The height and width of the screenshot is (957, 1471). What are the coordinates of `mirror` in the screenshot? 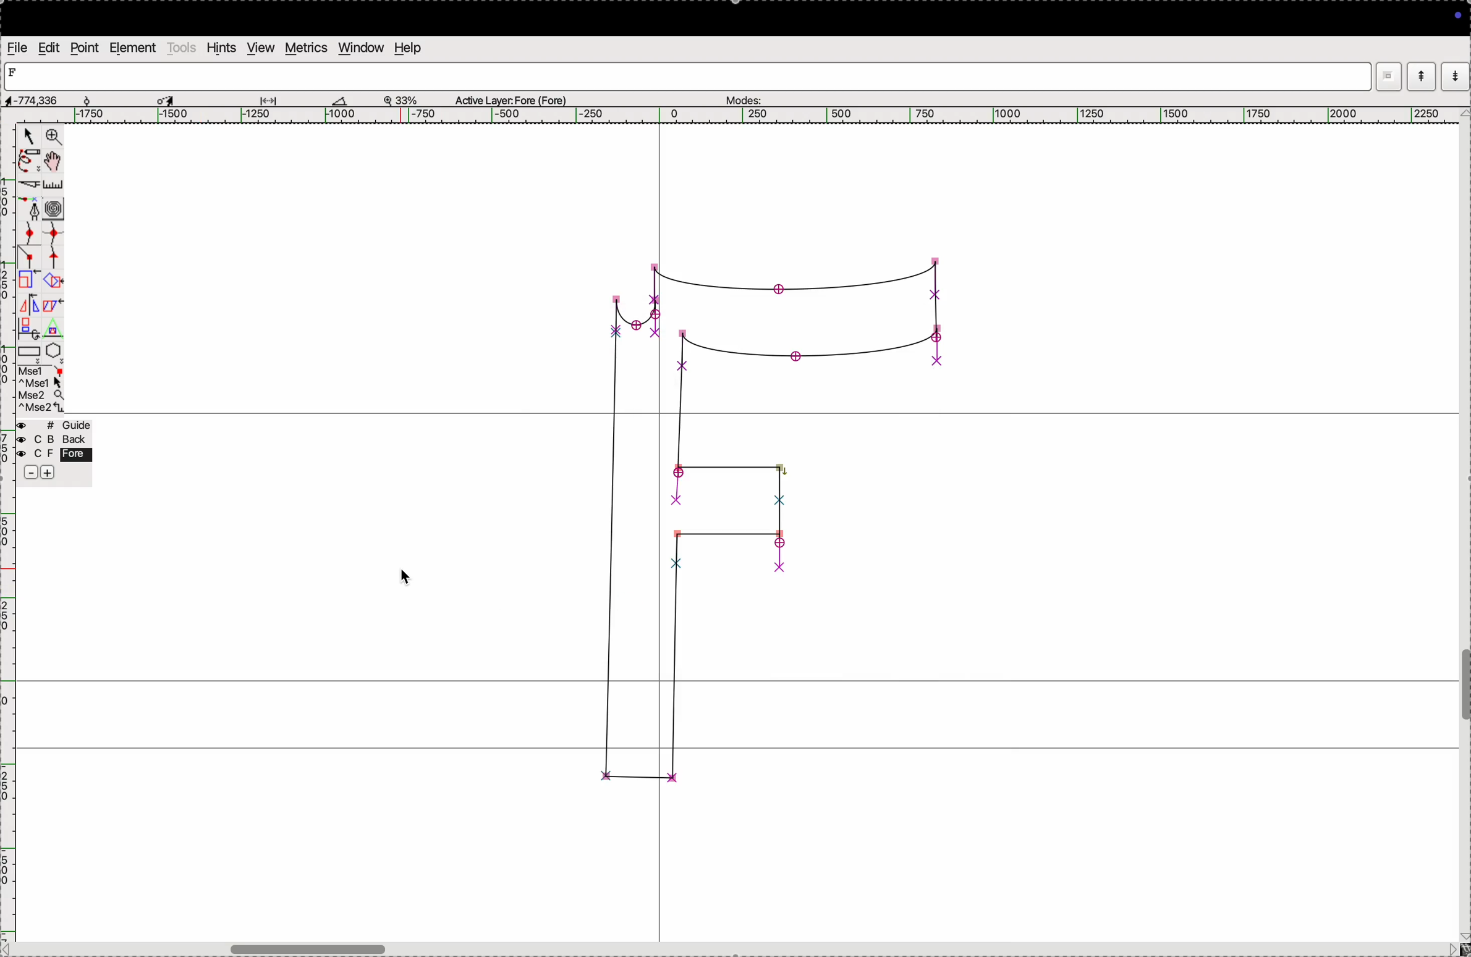 It's located at (40, 306).